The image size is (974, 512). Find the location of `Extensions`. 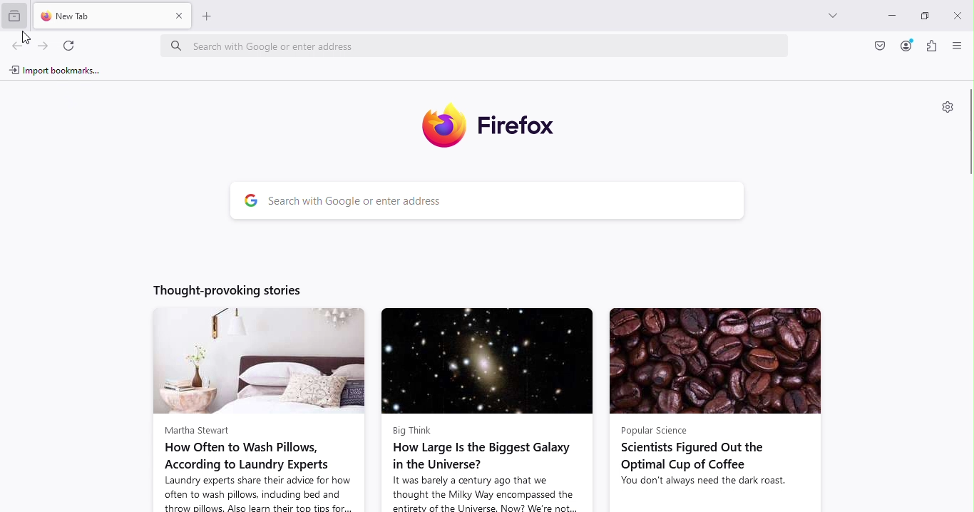

Extensions is located at coordinates (929, 46).